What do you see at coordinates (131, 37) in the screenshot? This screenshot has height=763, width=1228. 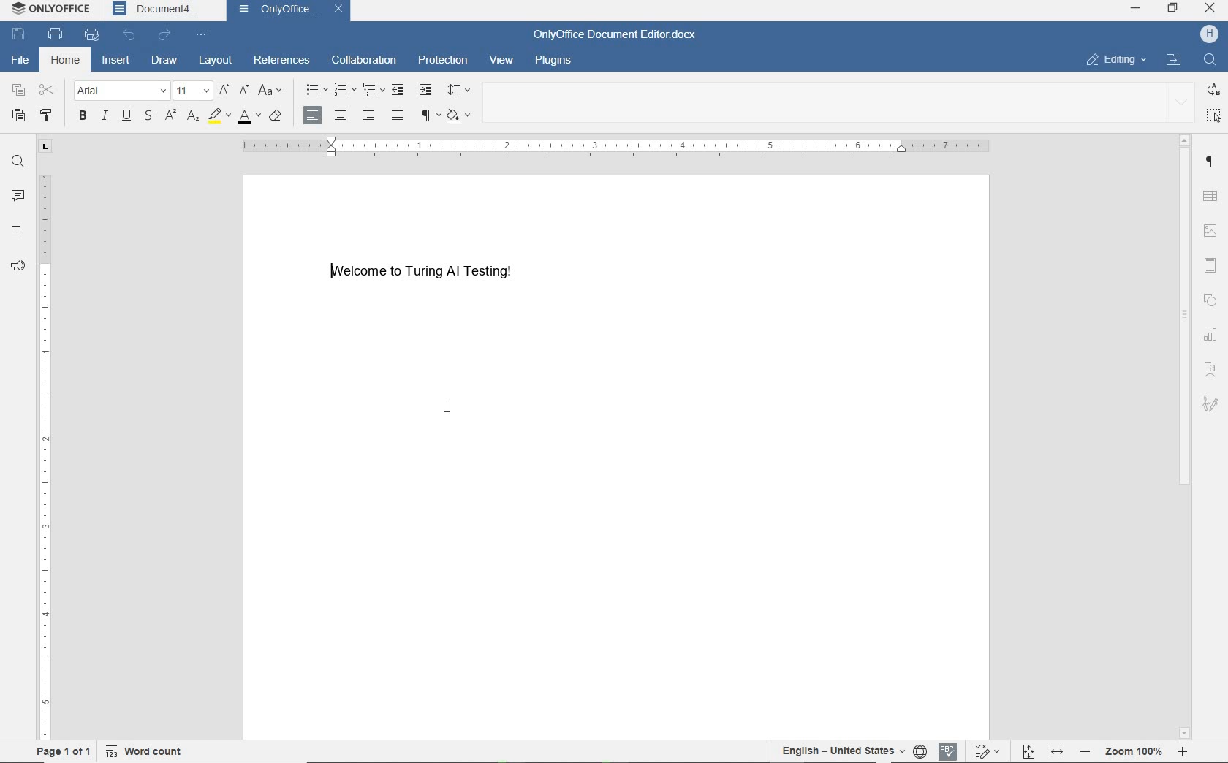 I see `undo` at bounding box center [131, 37].